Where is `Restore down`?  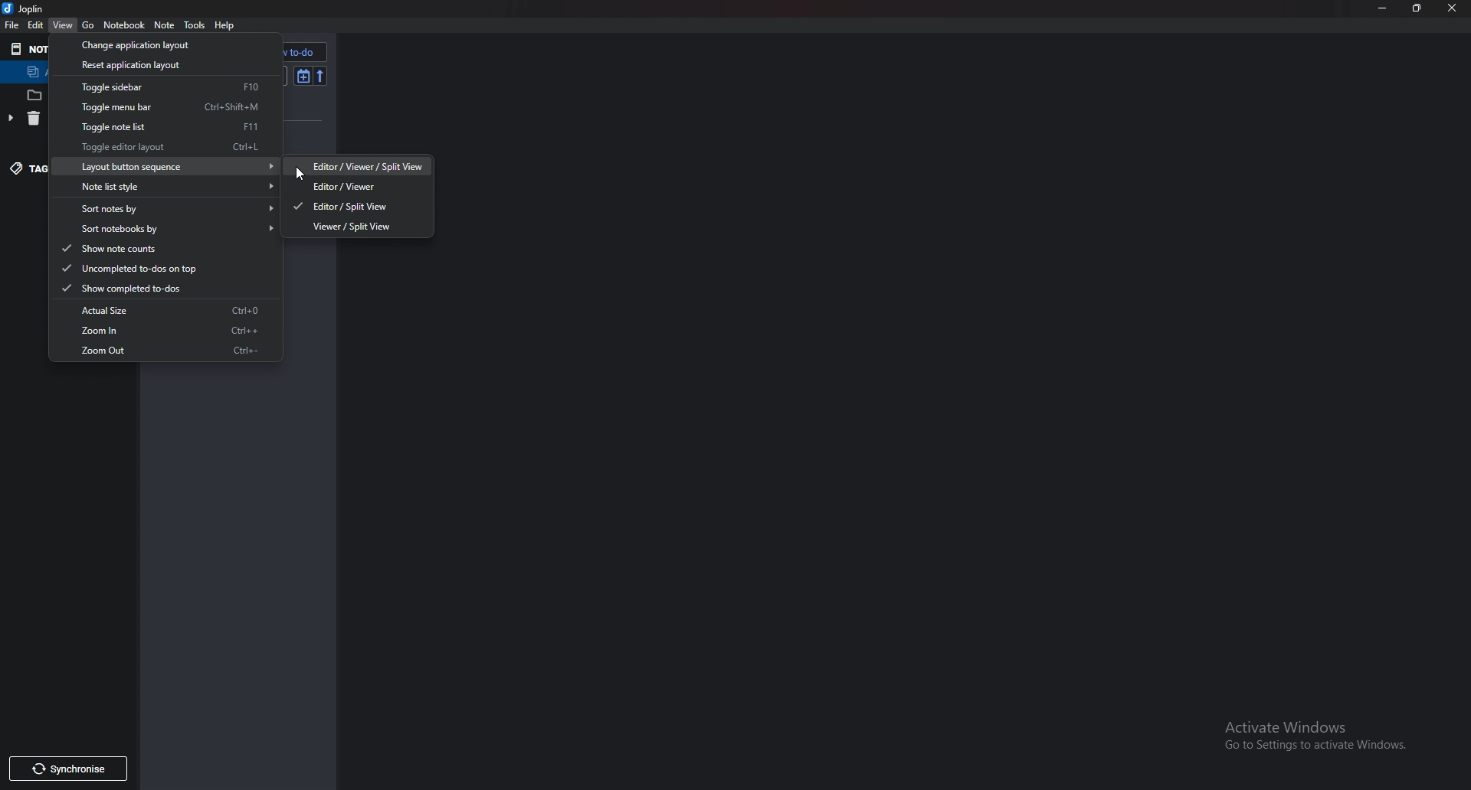 Restore down is located at coordinates (1417, 7).